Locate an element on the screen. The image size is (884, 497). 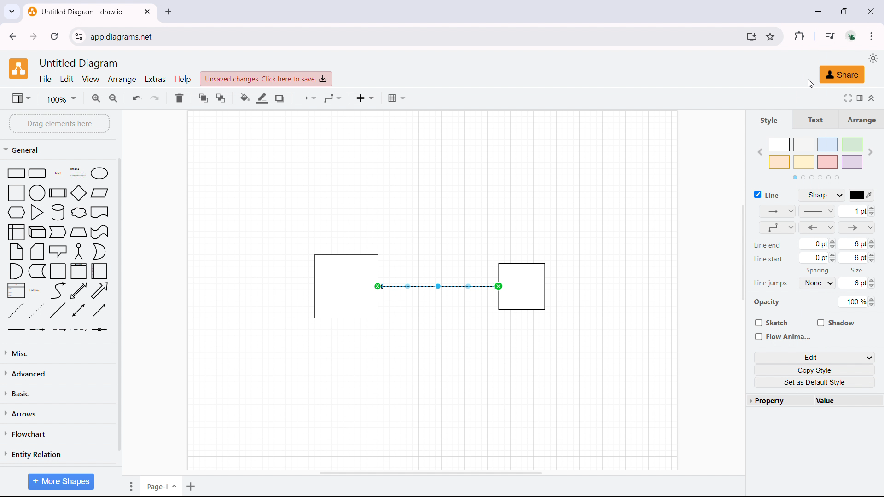
patterns is located at coordinates (817, 211).